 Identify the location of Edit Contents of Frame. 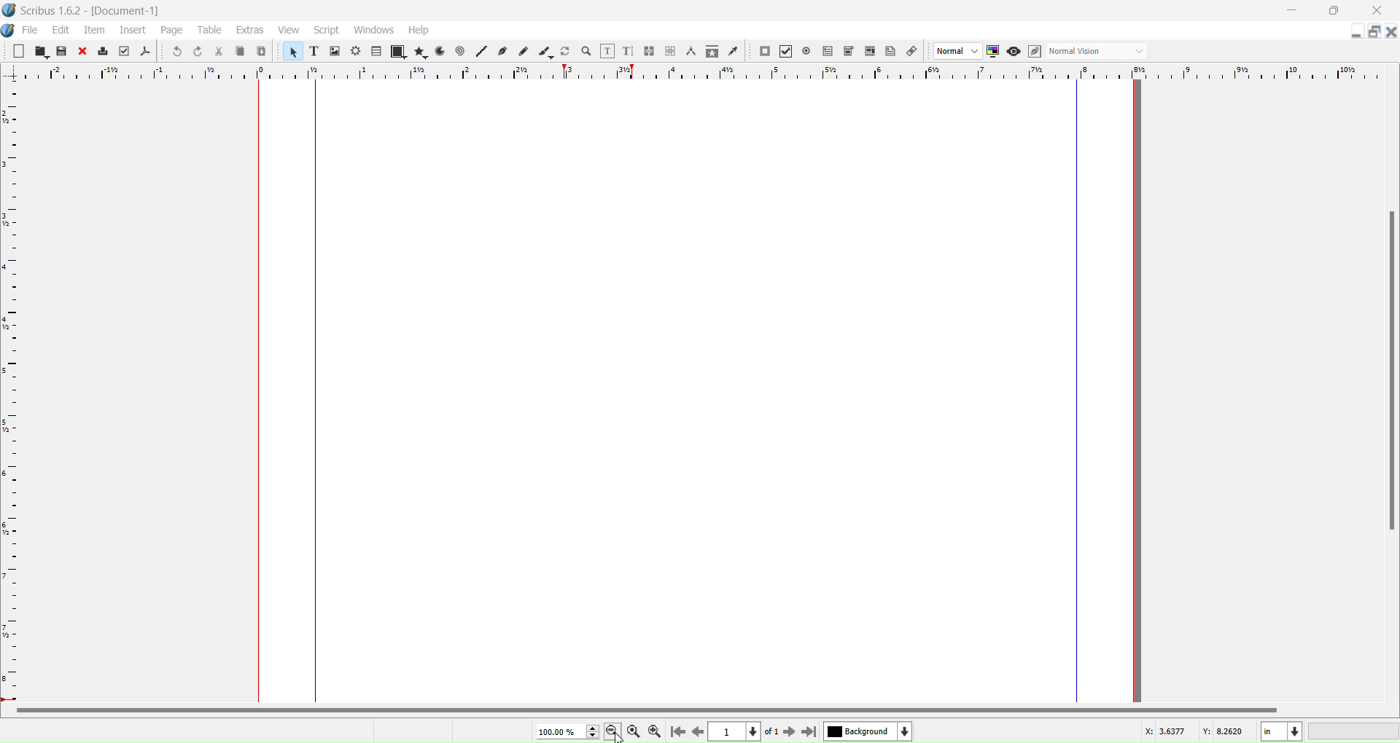
(607, 51).